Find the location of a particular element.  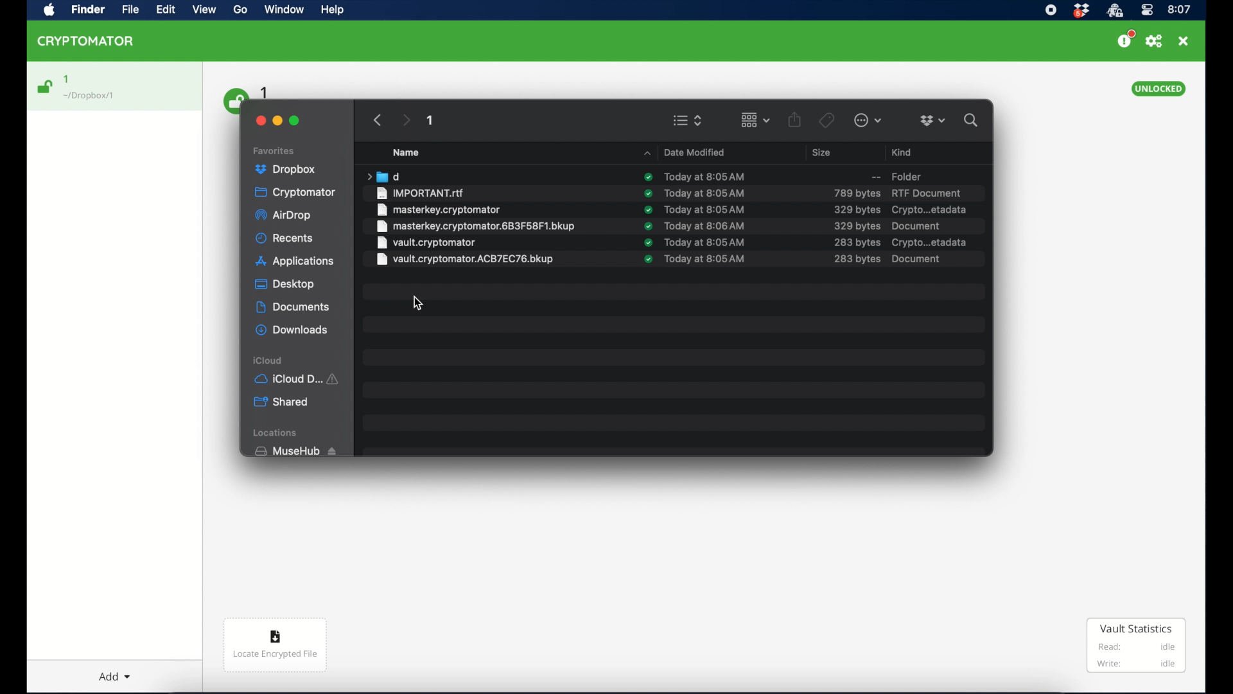

crytptomator is located at coordinates (1114, 11).